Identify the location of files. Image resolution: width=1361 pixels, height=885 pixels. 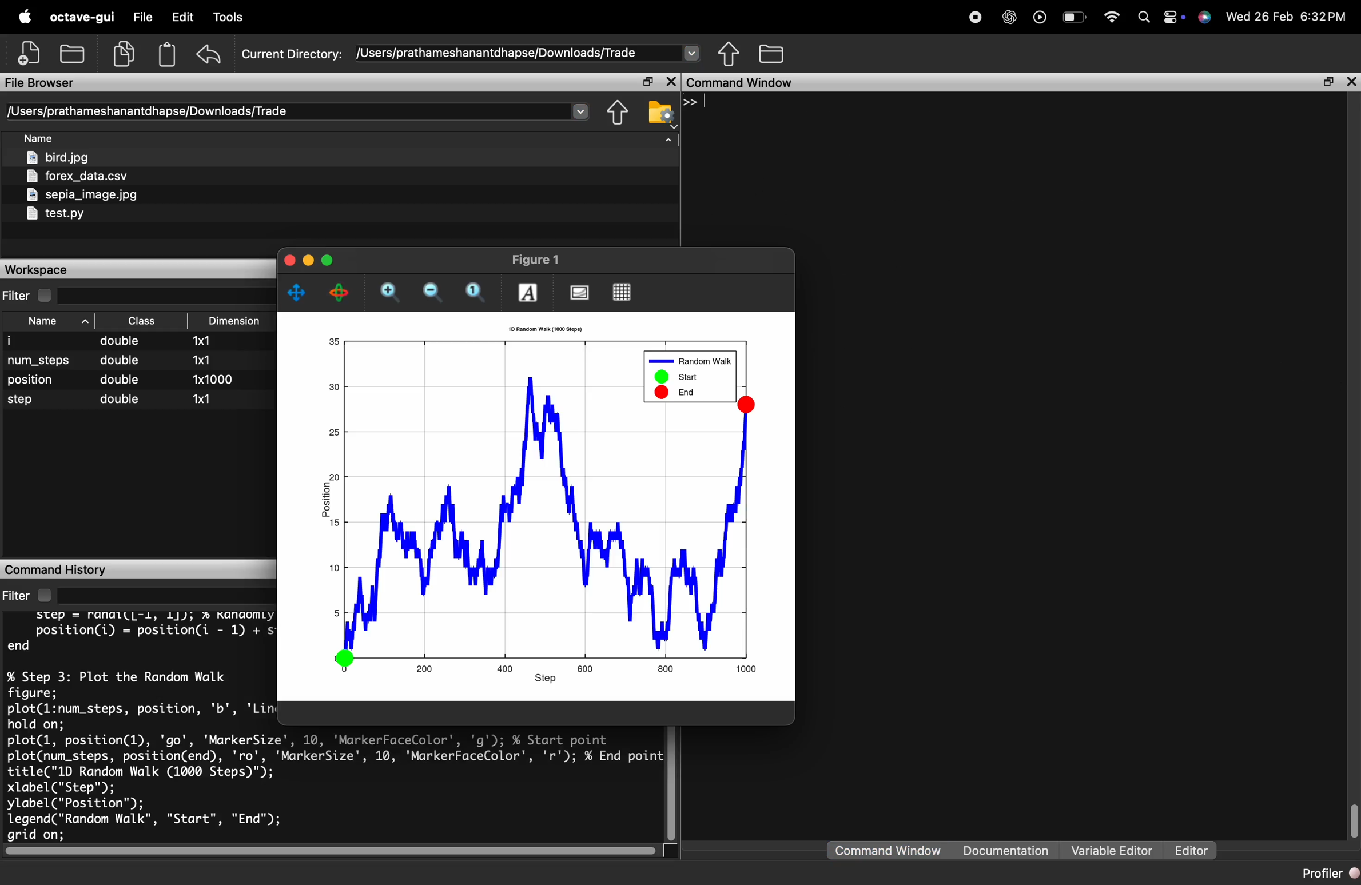
(86, 187).